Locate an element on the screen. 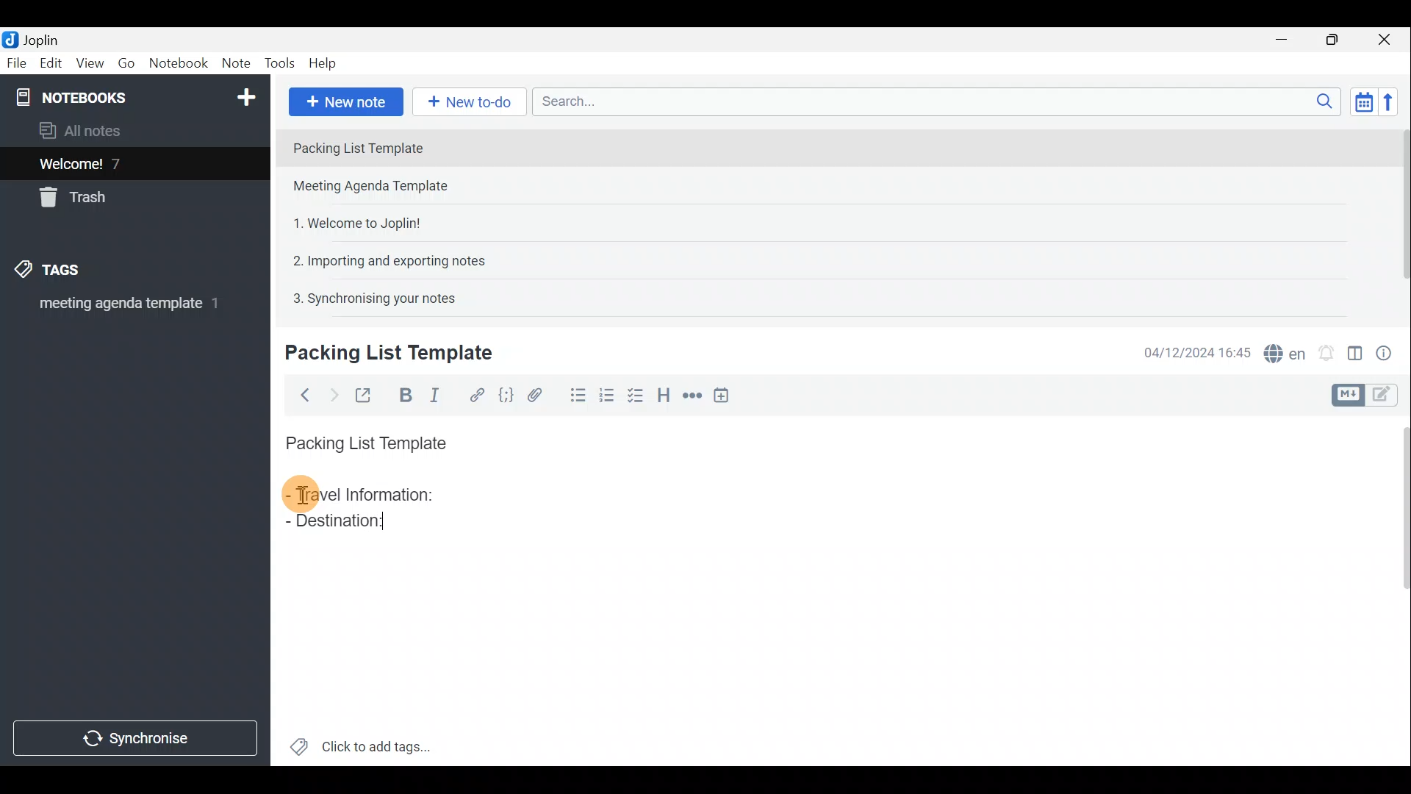  Maximise is located at coordinates (1338, 40).